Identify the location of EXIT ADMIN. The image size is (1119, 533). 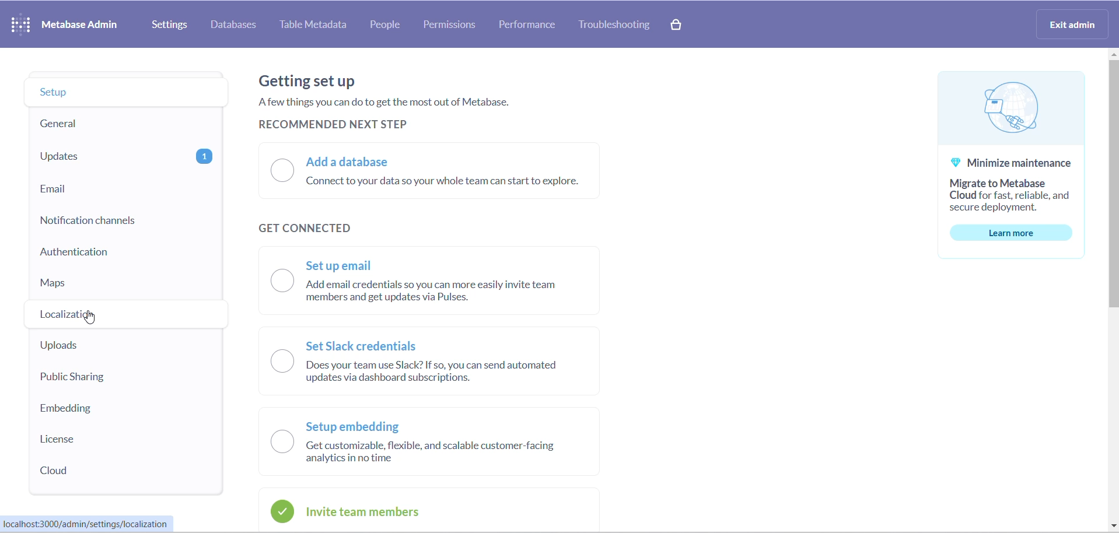
(1075, 23).